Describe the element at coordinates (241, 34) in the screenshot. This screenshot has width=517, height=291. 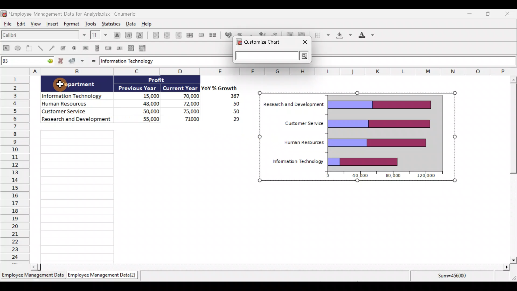
I see `Format the selection as percentage` at that location.